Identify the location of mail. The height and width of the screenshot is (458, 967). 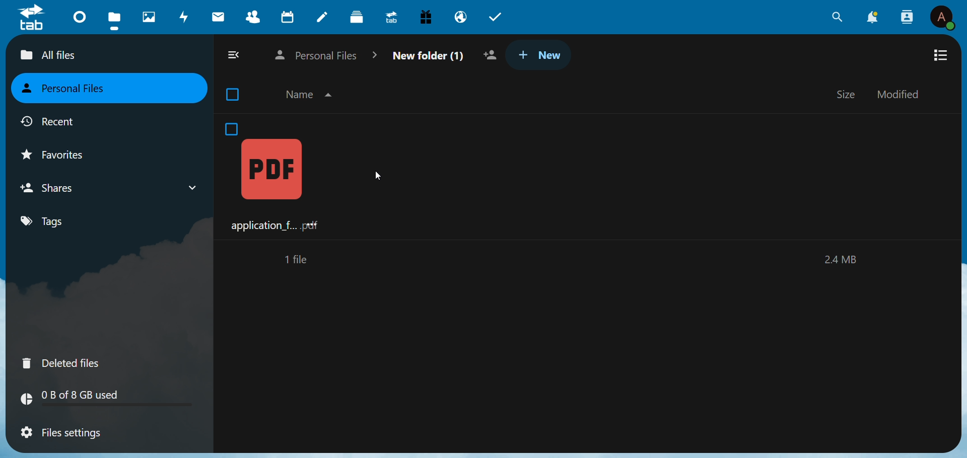
(219, 16).